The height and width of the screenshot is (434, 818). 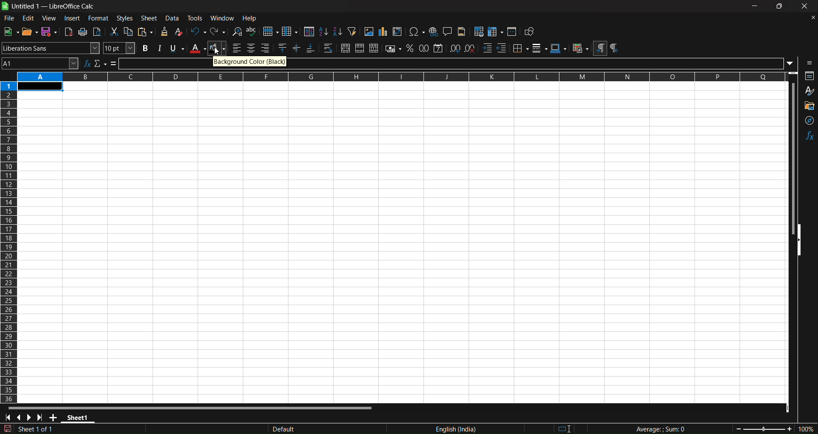 I want to click on wrap text, so click(x=328, y=48).